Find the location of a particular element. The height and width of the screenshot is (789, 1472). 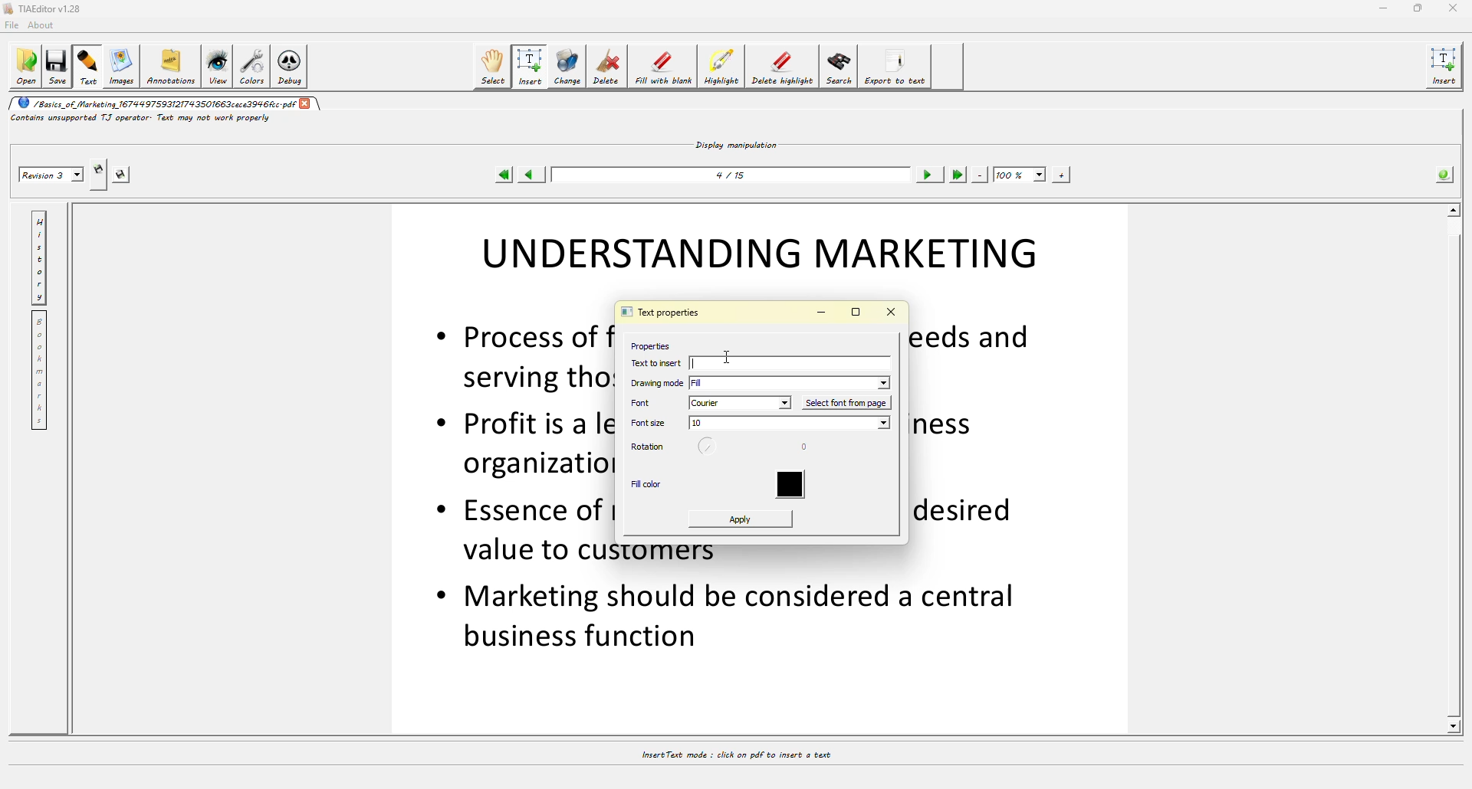

export to text is located at coordinates (898, 67).